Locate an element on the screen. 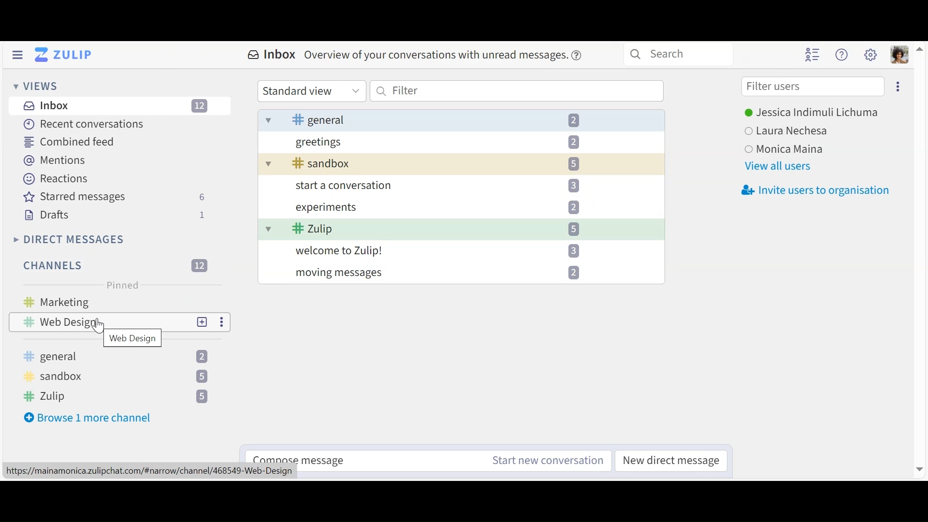  Hide Side Pane is located at coordinates (15, 55).